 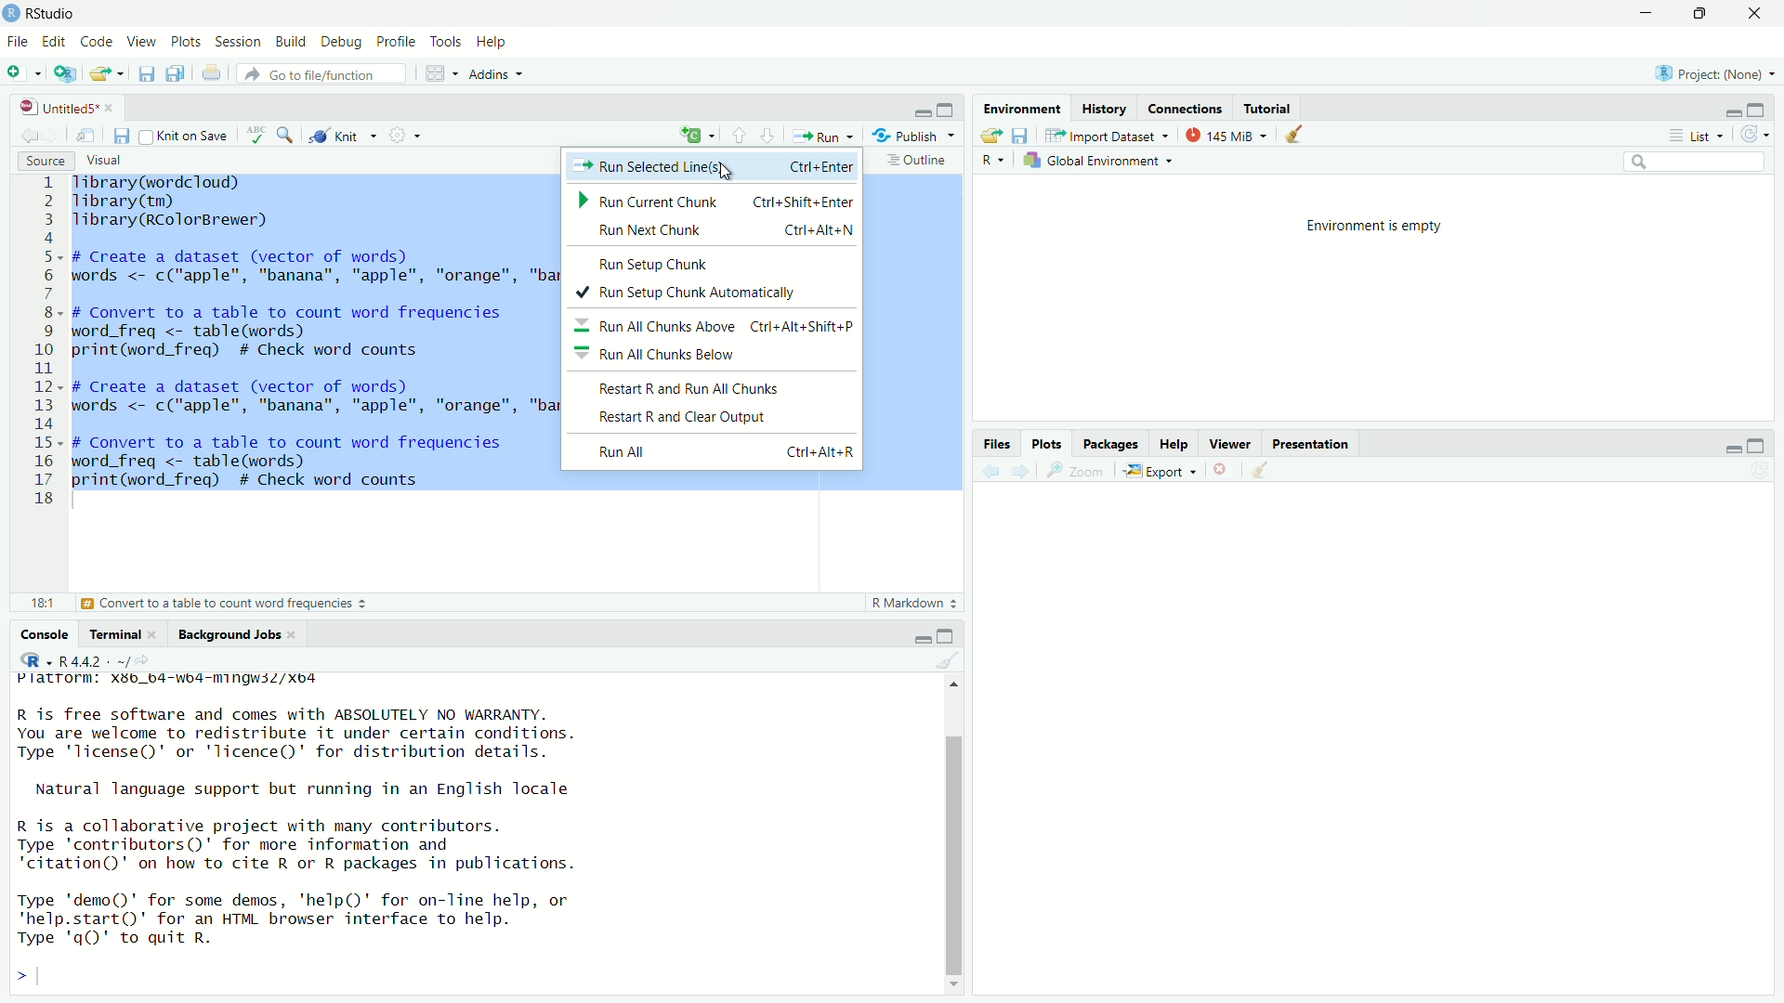 What do you see at coordinates (110, 162) in the screenshot?
I see `Visual` at bounding box center [110, 162].